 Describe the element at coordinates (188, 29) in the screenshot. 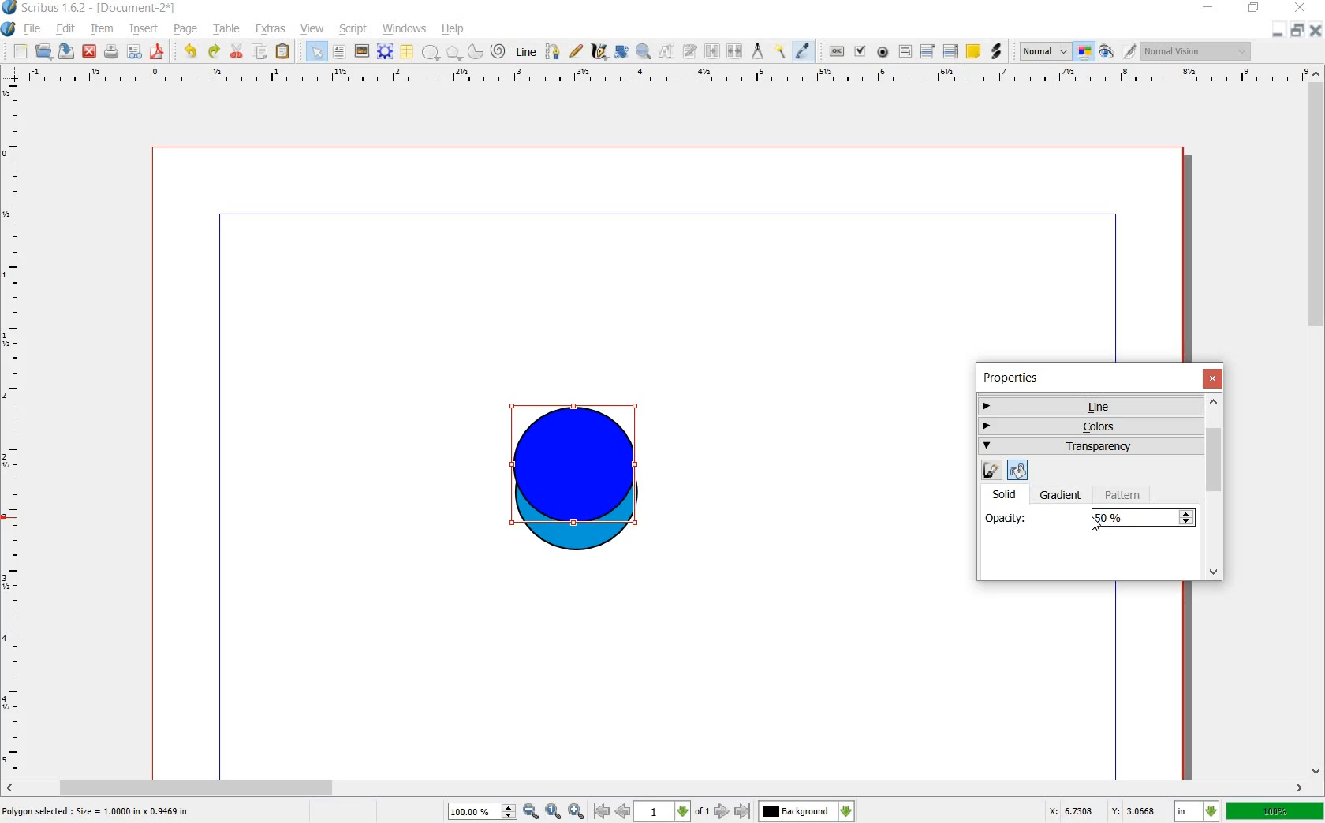

I see `page` at that location.